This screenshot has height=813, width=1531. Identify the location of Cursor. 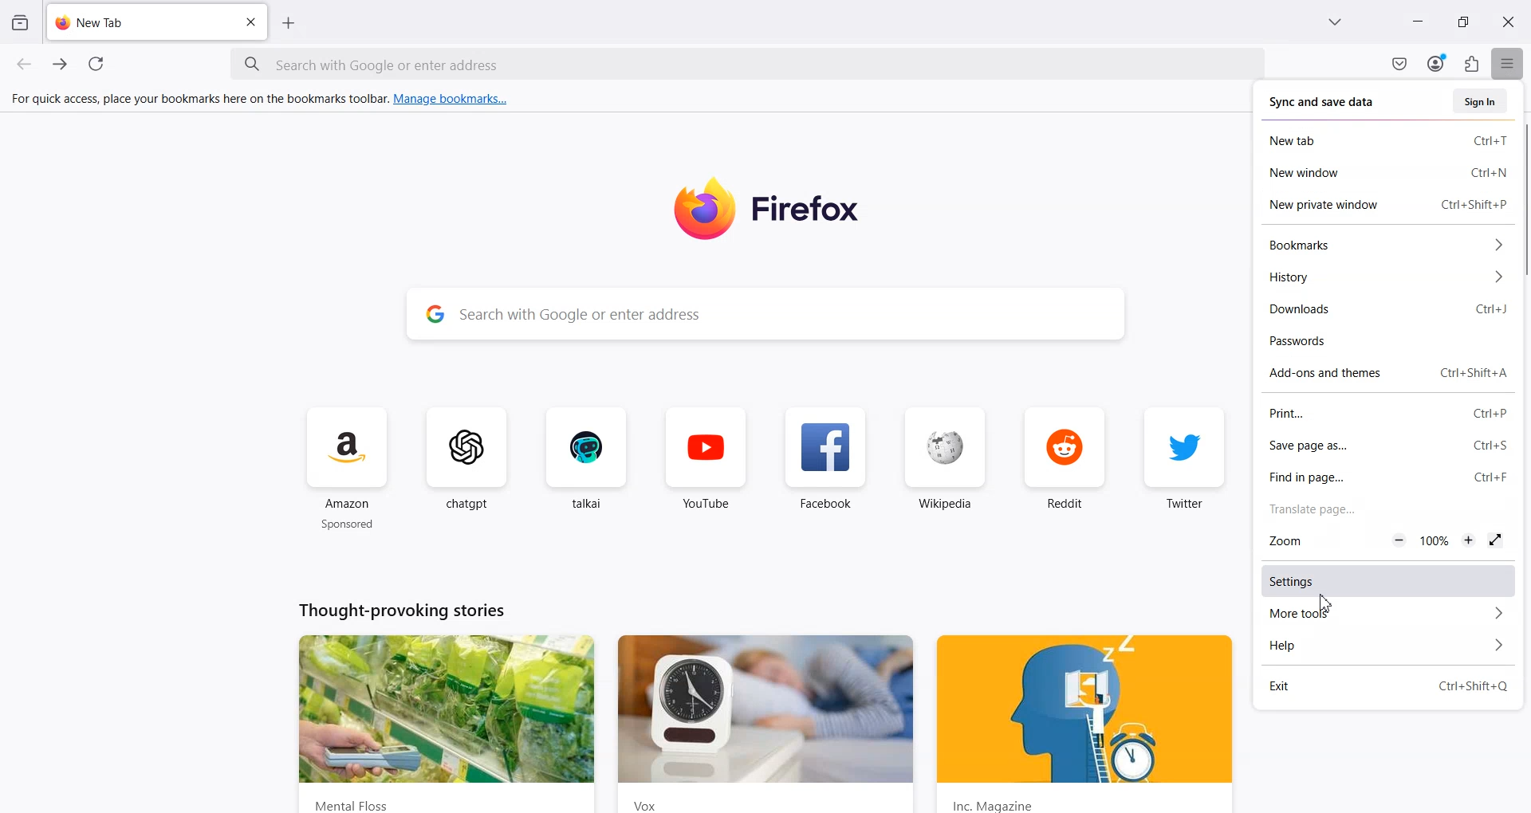
(1324, 599).